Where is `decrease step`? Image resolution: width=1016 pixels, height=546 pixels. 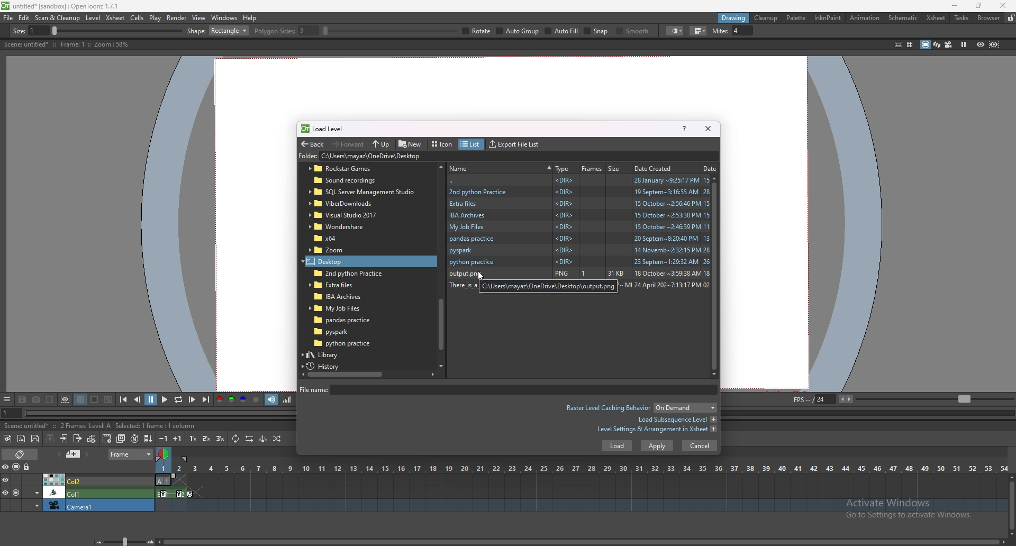 decrease step is located at coordinates (164, 439).